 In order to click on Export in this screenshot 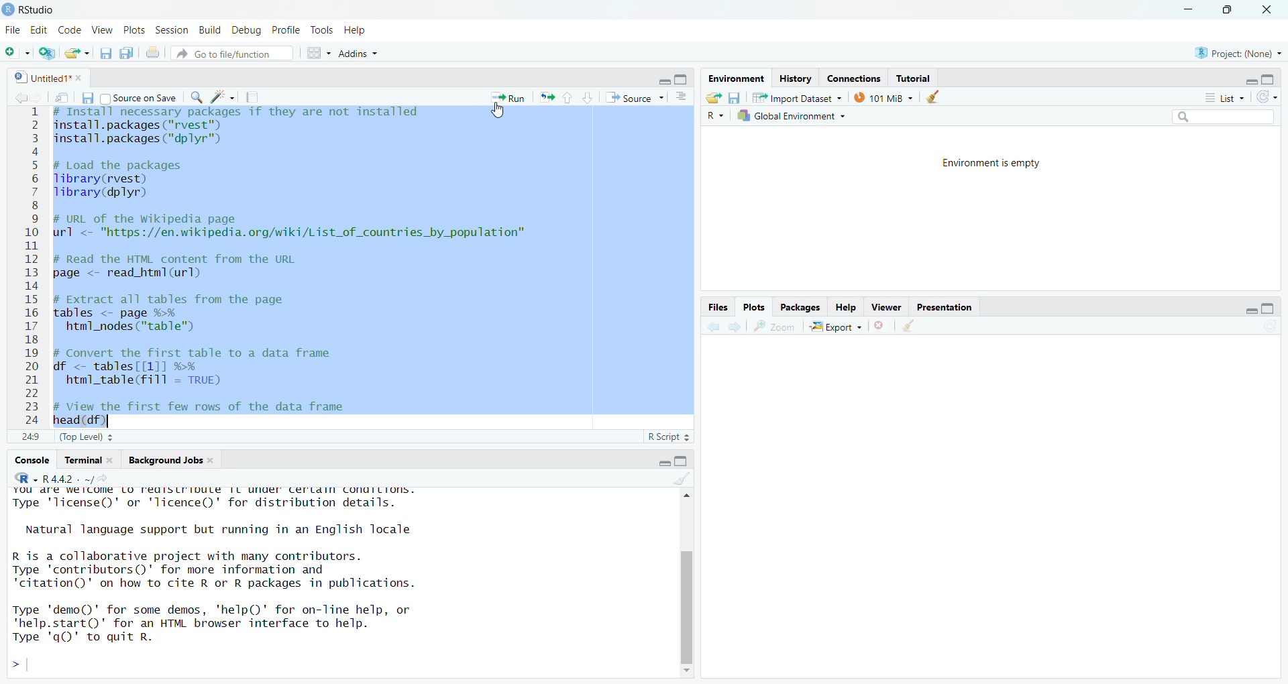, I will do `click(837, 326)`.